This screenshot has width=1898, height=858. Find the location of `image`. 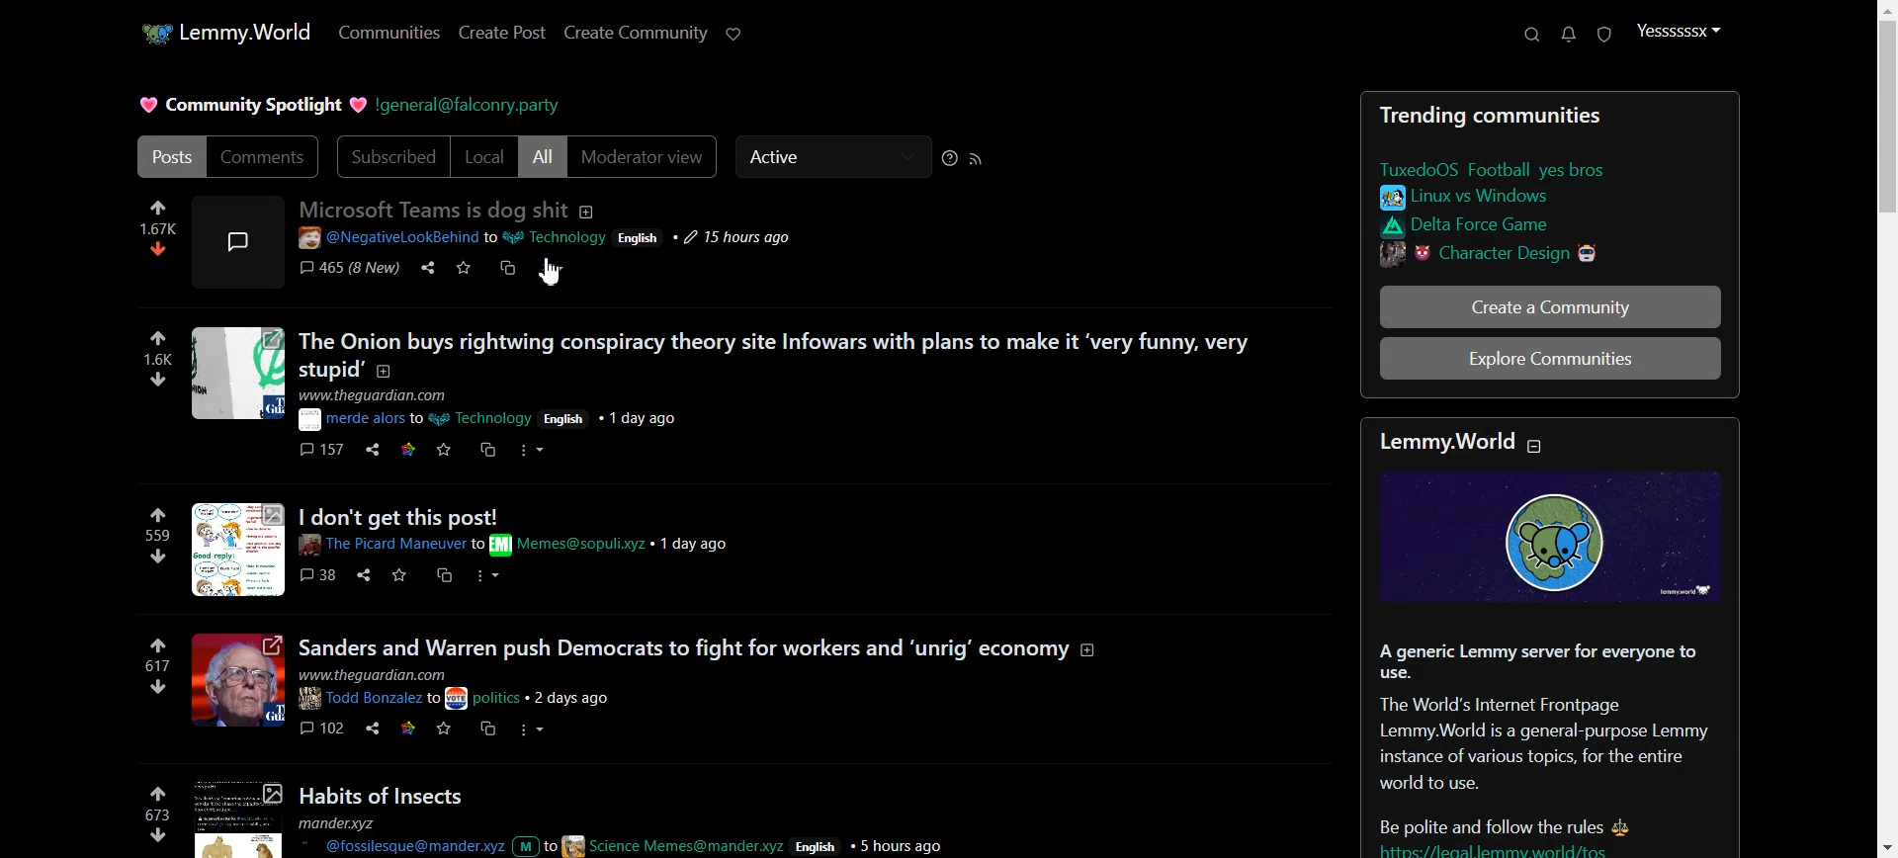

image is located at coordinates (235, 818).